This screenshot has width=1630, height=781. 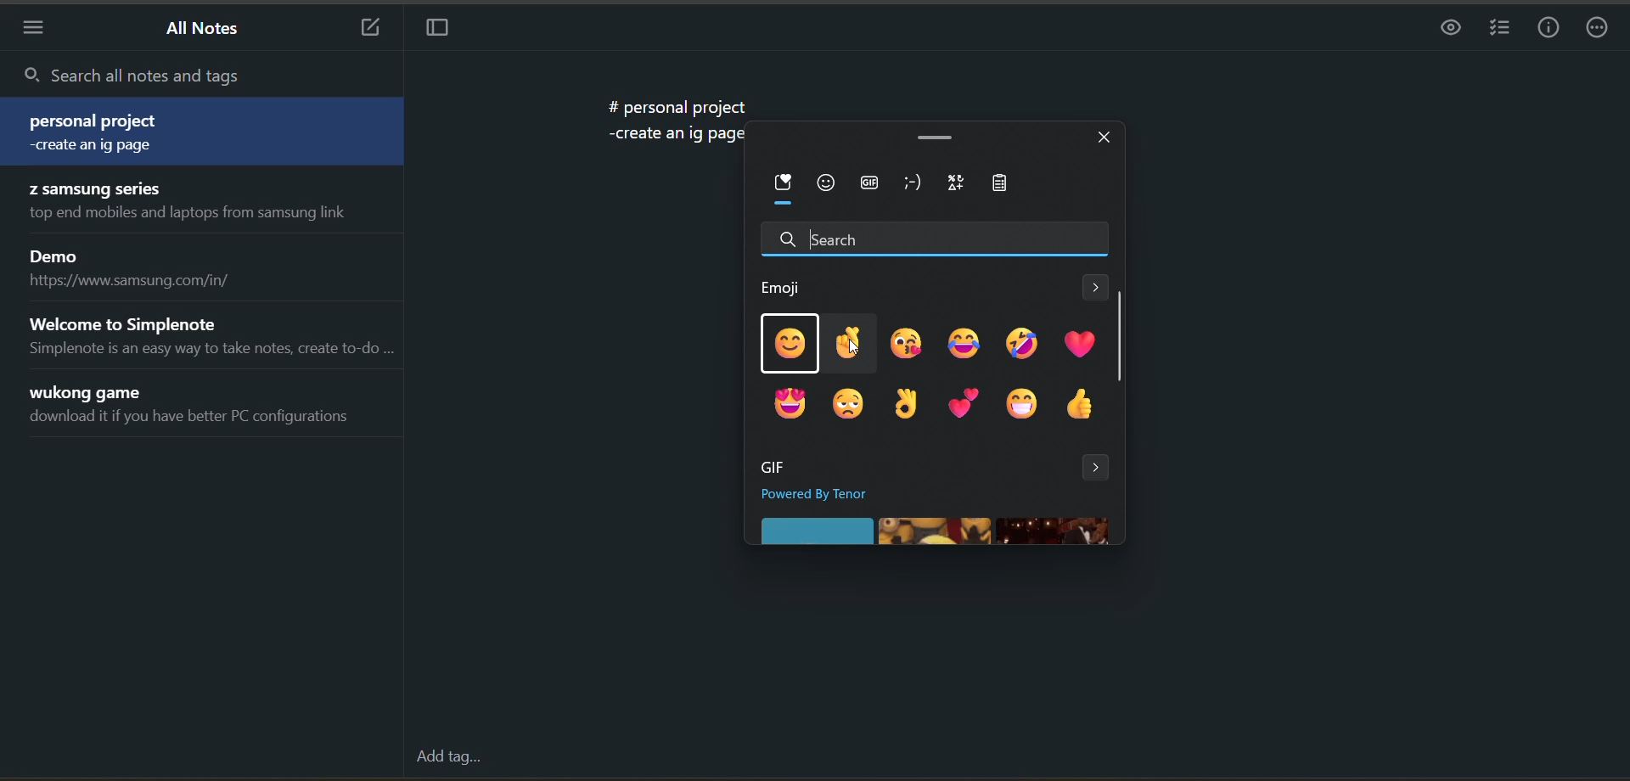 What do you see at coordinates (868, 184) in the screenshot?
I see `gif` at bounding box center [868, 184].